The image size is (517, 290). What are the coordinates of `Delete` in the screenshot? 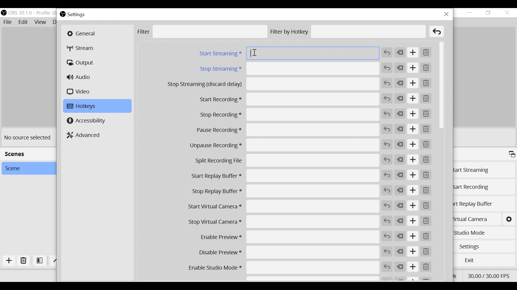 It's located at (24, 261).